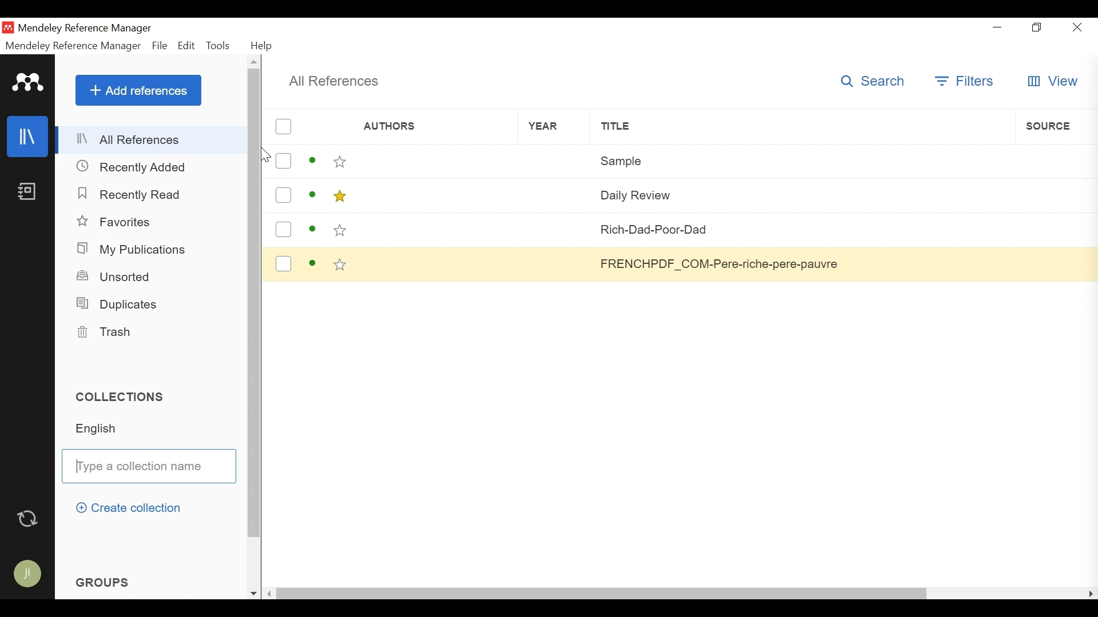 The width and height of the screenshot is (1098, 617). Describe the element at coordinates (262, 46) in the screenshot. I see `Help` at that location.